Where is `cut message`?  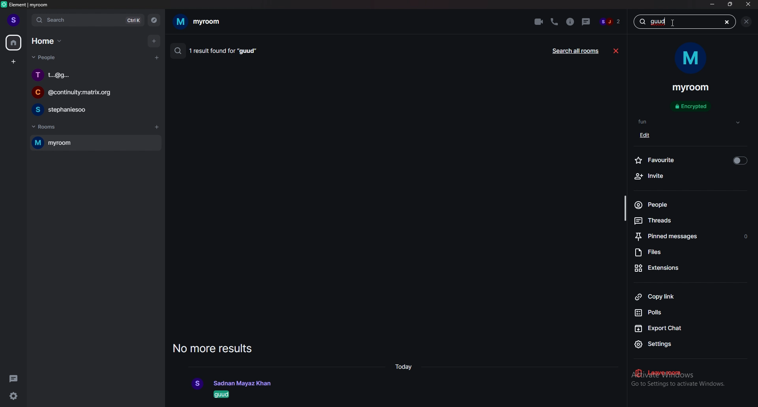
cut message is located at coordinates (726, 21).